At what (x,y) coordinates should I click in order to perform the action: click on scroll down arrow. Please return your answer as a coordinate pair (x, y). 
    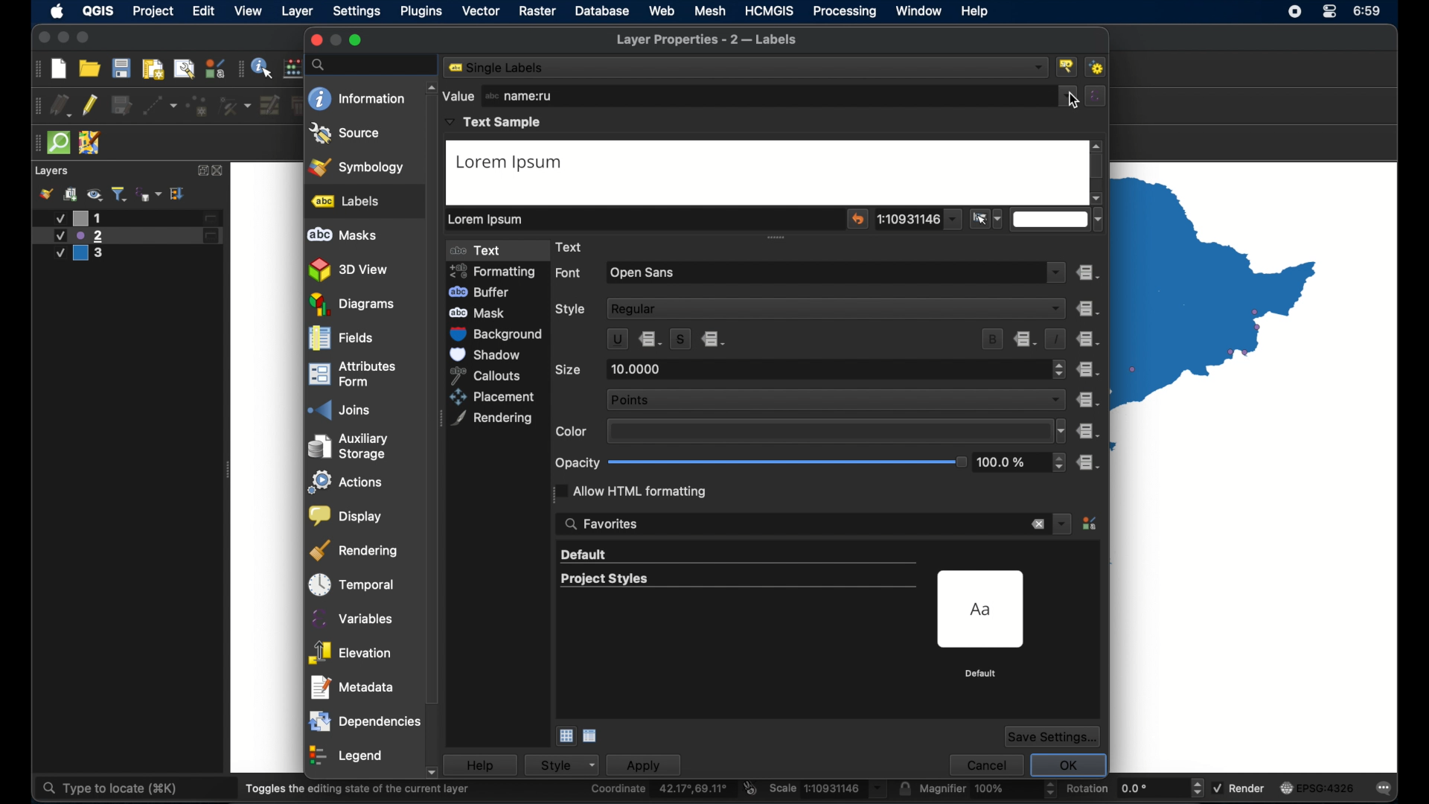
    Looking at the image, I should click on (1096, 198).